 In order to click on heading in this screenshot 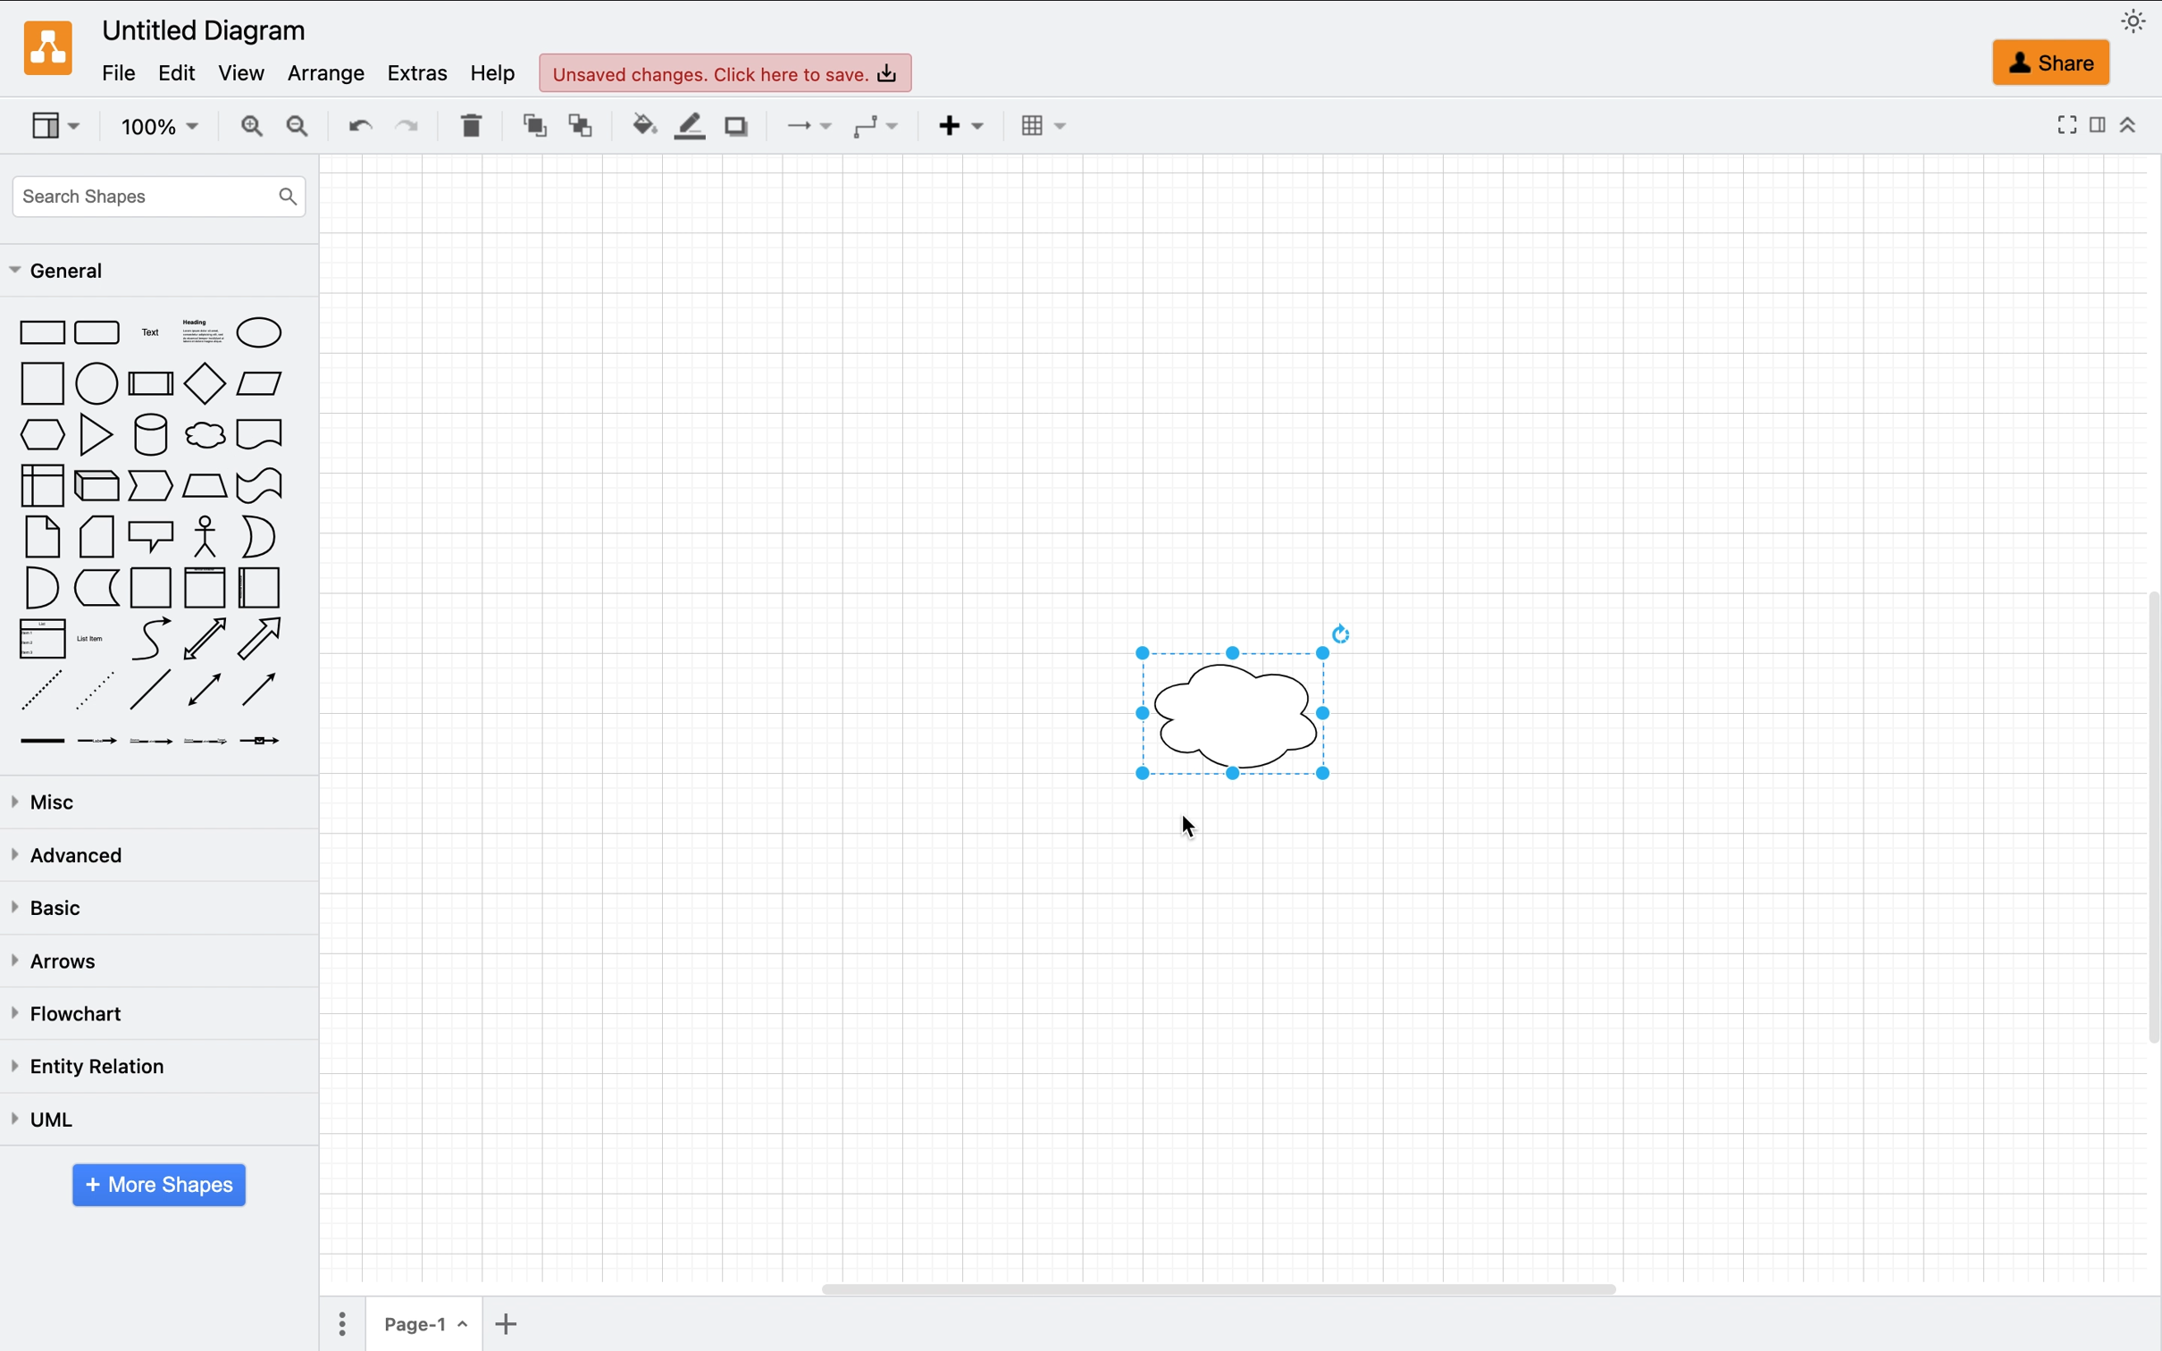, I will do `click(202, 333)`.